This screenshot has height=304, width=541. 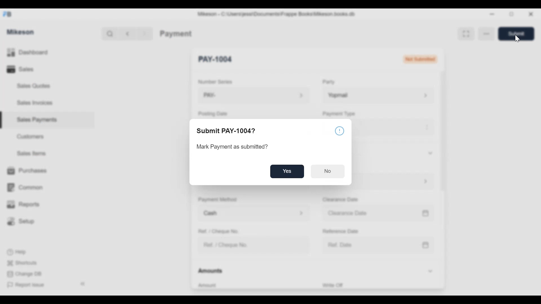 I want to click on Purchases, so click(x=27, y=171).